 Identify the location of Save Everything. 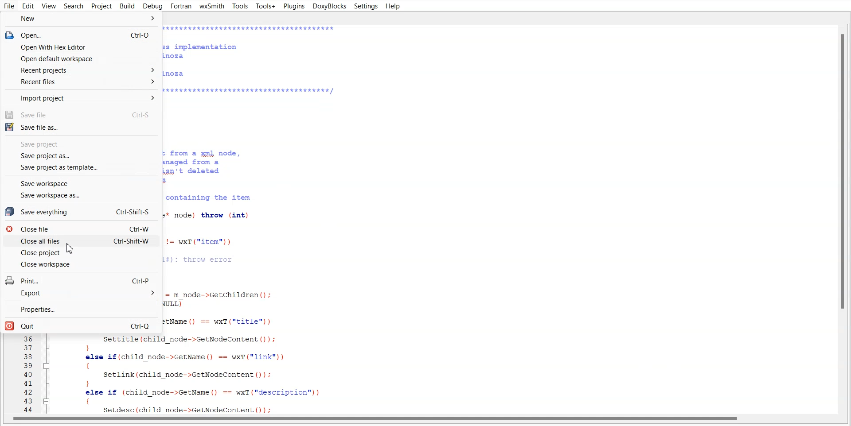
(80, 211).